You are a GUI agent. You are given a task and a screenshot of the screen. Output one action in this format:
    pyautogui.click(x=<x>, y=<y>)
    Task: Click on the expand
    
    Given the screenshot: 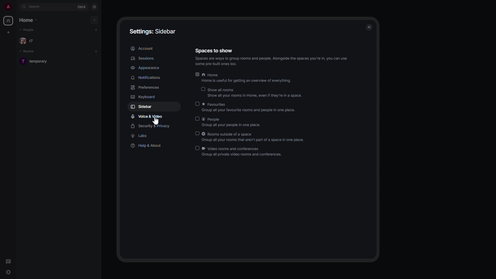 What is the action you would take?
    pyautogui.click(x=16, y=7)
    